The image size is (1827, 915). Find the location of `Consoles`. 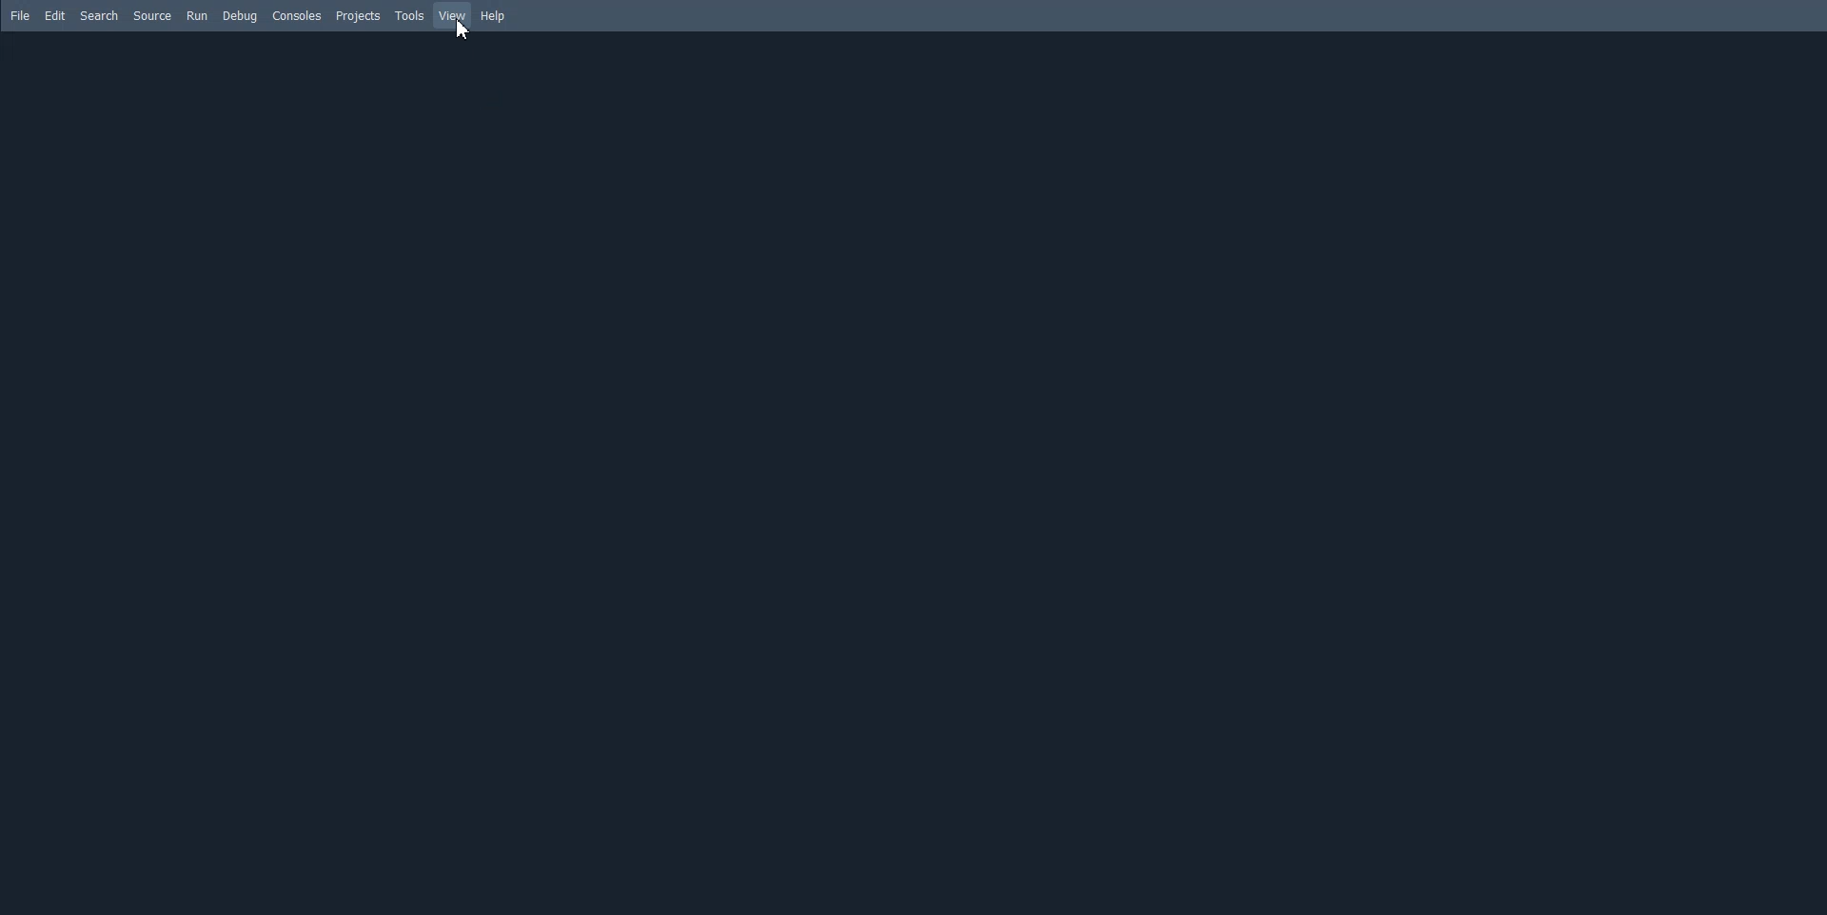

Consoles is located at coordinates (297, 15).